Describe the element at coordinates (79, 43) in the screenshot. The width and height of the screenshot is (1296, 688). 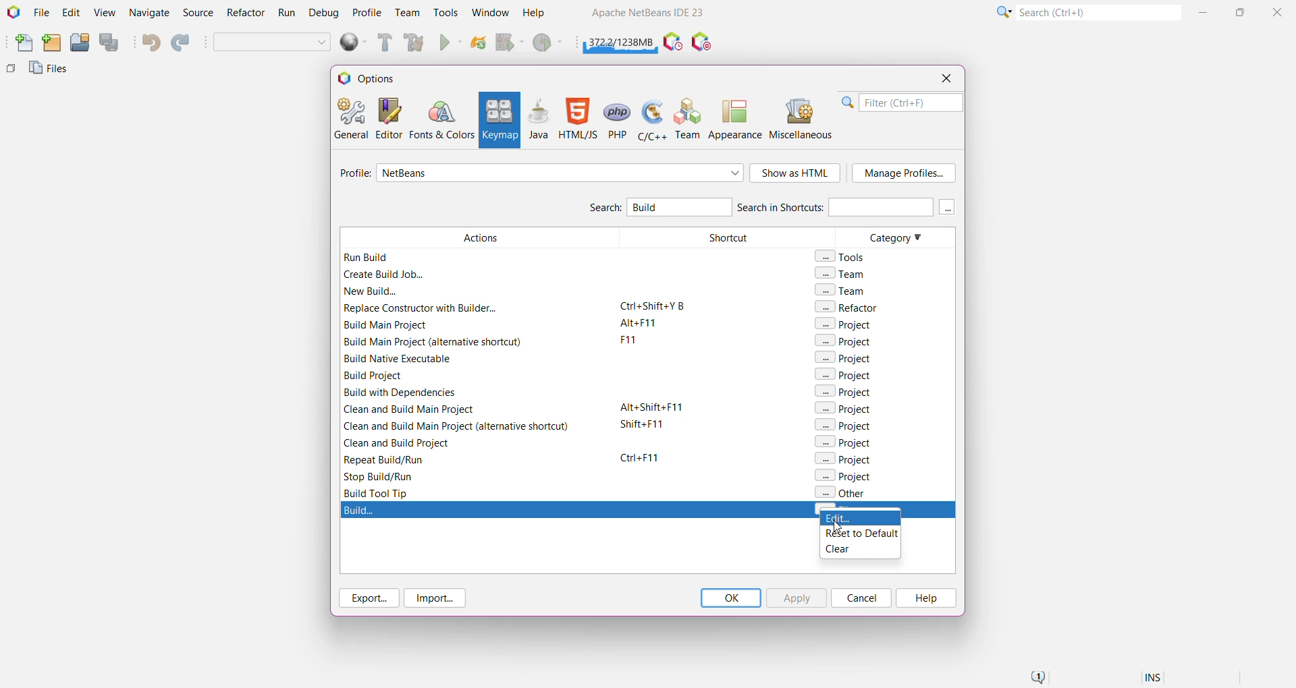
I see `Open Project` at that location.